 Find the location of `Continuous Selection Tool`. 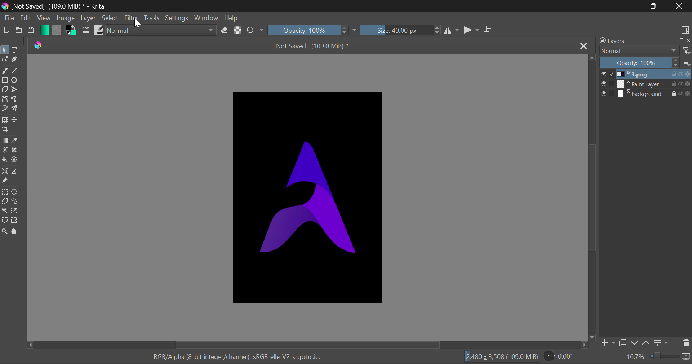

Continuous Selection Tool is located at coordinates (4, 210).